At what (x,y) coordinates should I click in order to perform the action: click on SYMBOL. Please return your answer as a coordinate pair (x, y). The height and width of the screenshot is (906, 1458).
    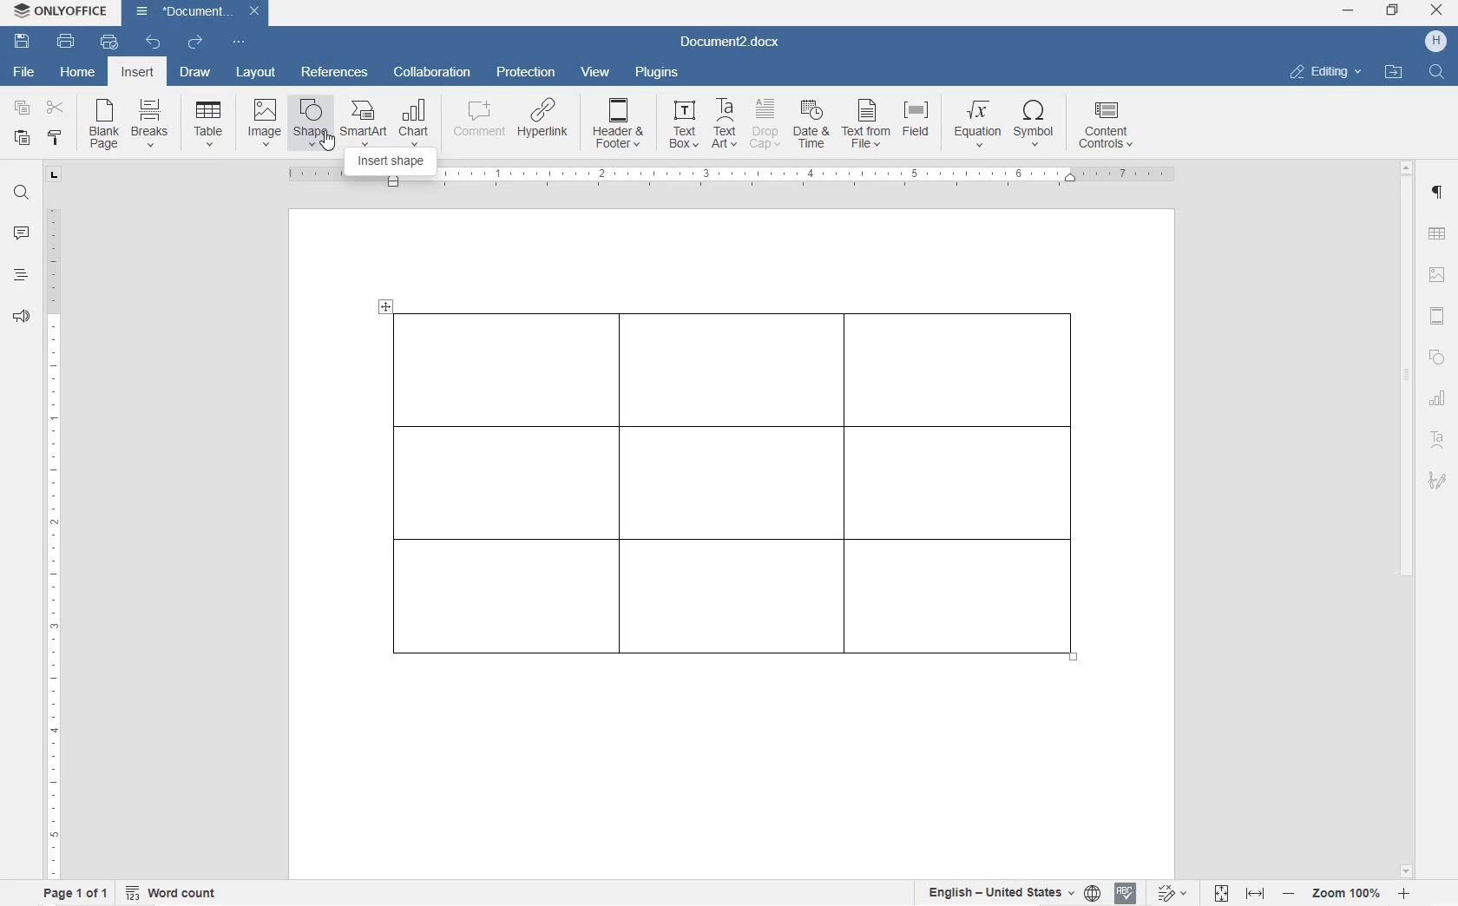
    Looking at the image, I should click on (1035, 127).